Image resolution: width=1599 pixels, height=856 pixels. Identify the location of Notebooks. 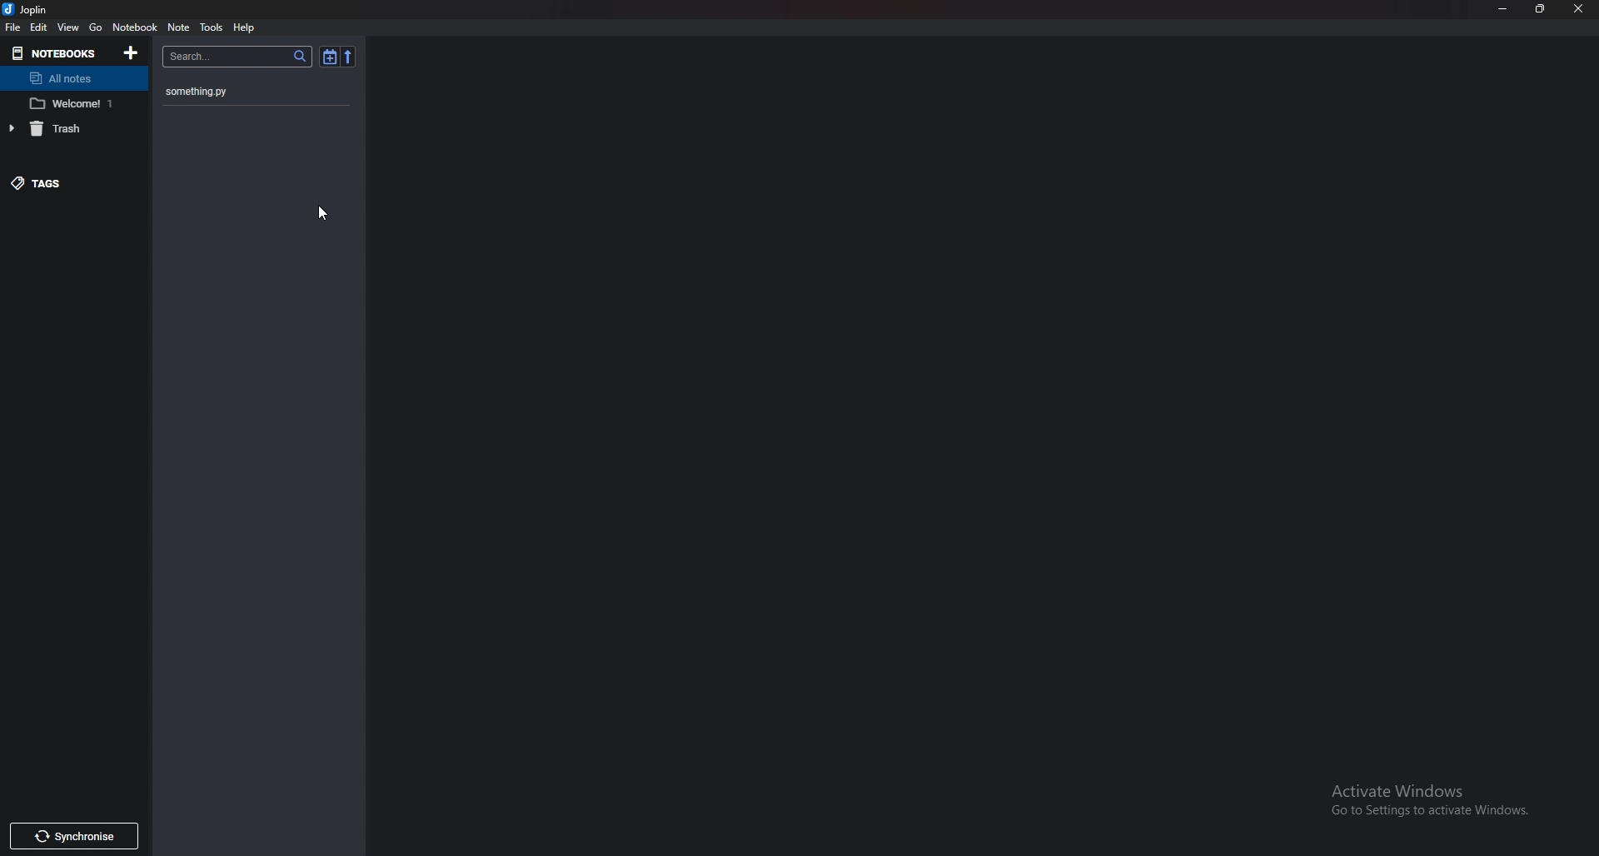
(57, 53).